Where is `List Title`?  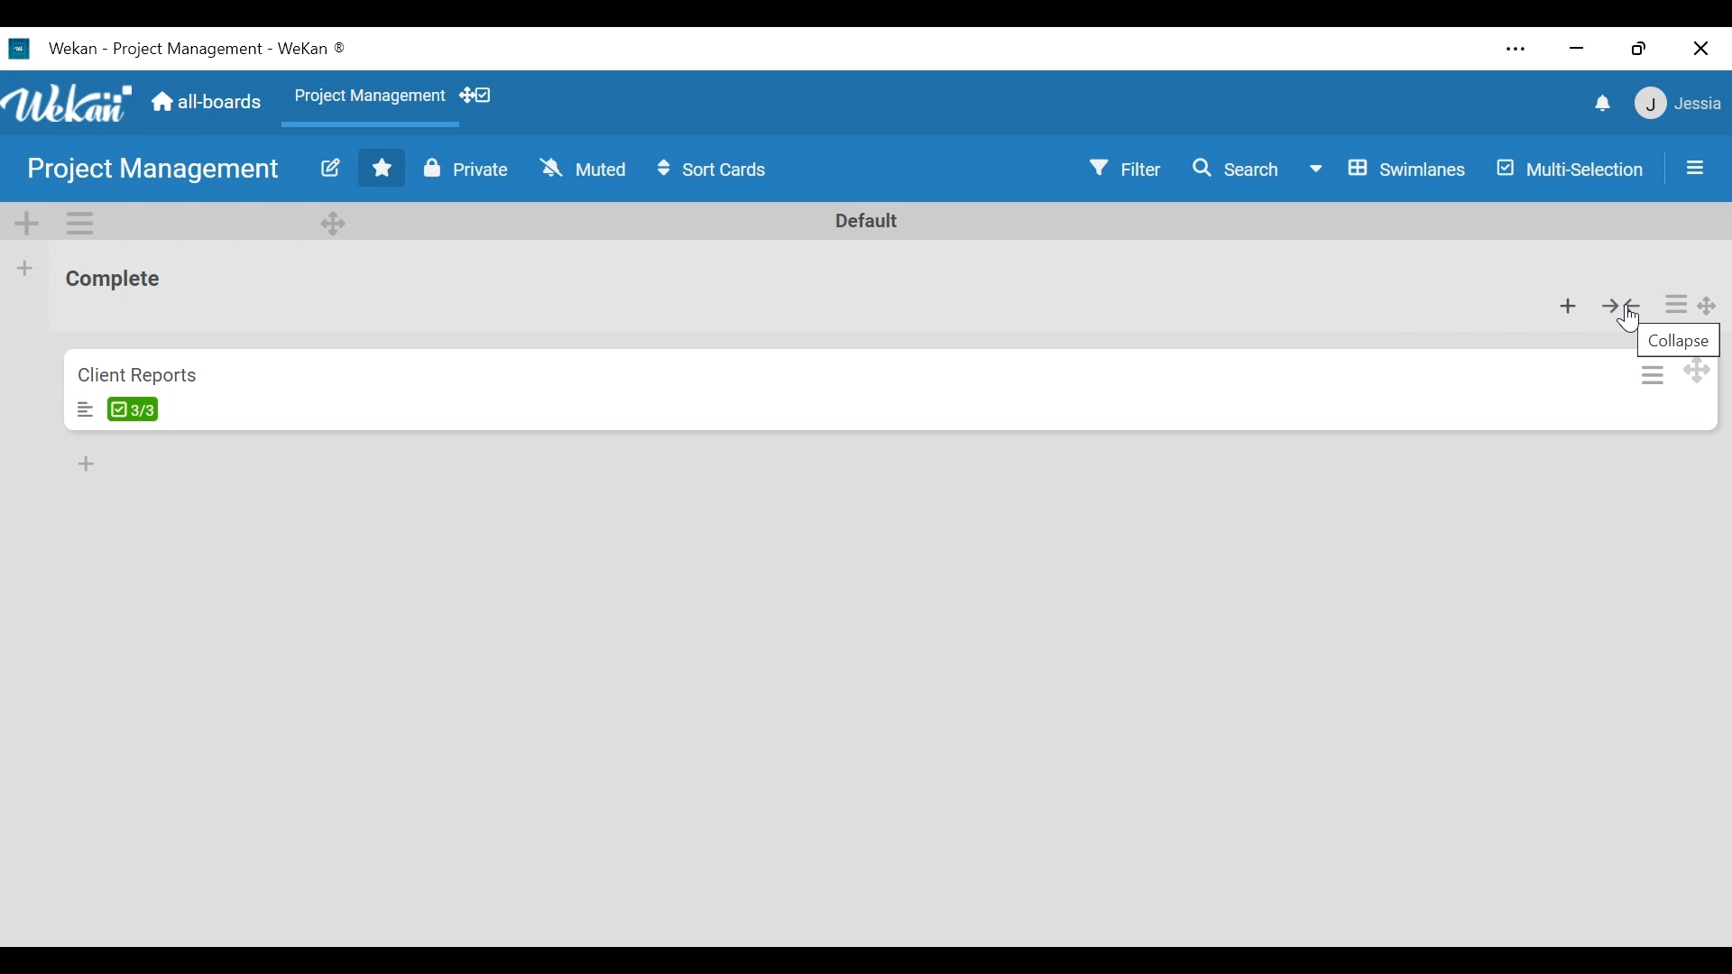 List Title is located at coordinates (115, 281).